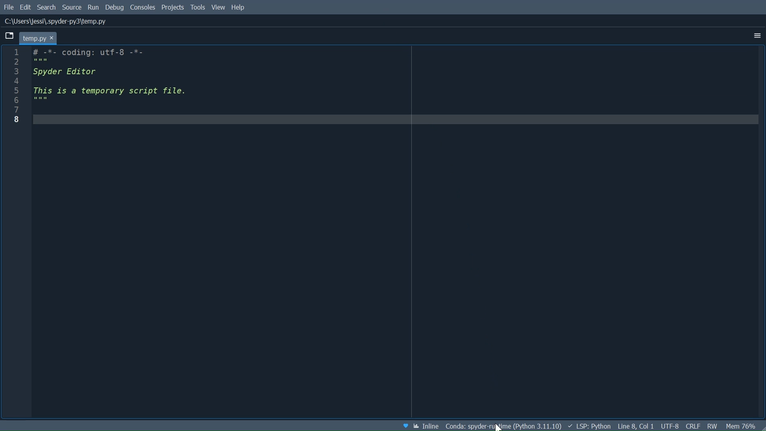 The width and height of the screenshot is (766, 431). What do you see at coordinates (240, 7) in the screenshot?
I see `Help` at bounding box center [240, 7].